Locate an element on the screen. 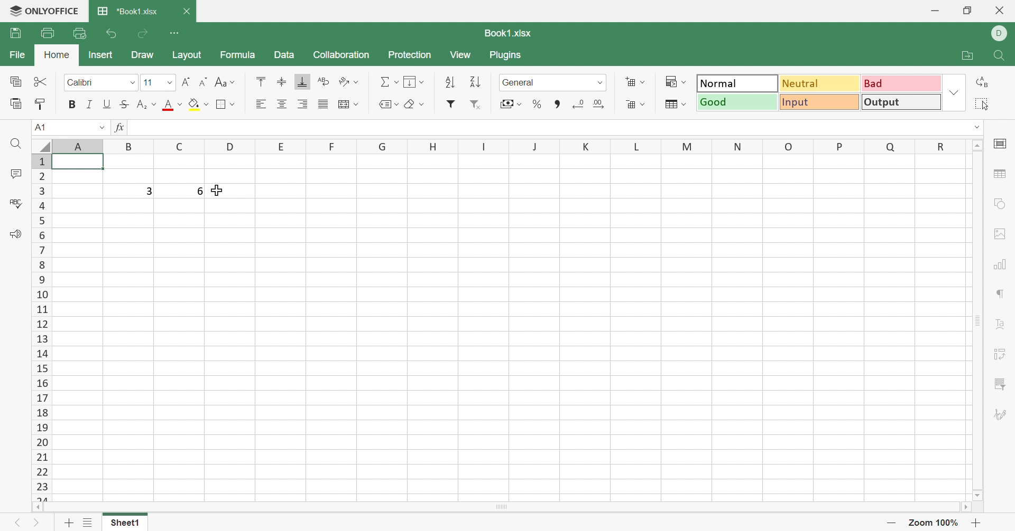 This screenshot has width=1015, height=531. Accounting style is located at coordinates (511, 103).